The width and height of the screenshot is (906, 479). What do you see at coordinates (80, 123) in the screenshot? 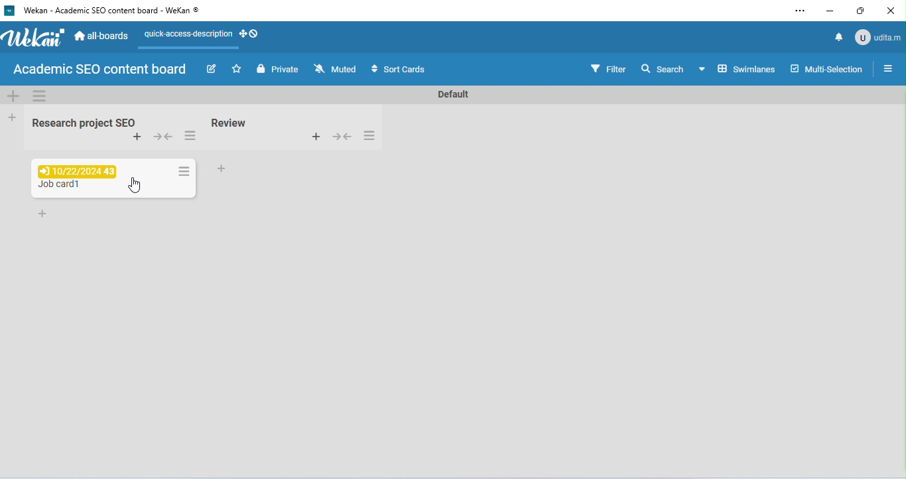
I see `list name: research project SEO` at bounding box center [80, 123].